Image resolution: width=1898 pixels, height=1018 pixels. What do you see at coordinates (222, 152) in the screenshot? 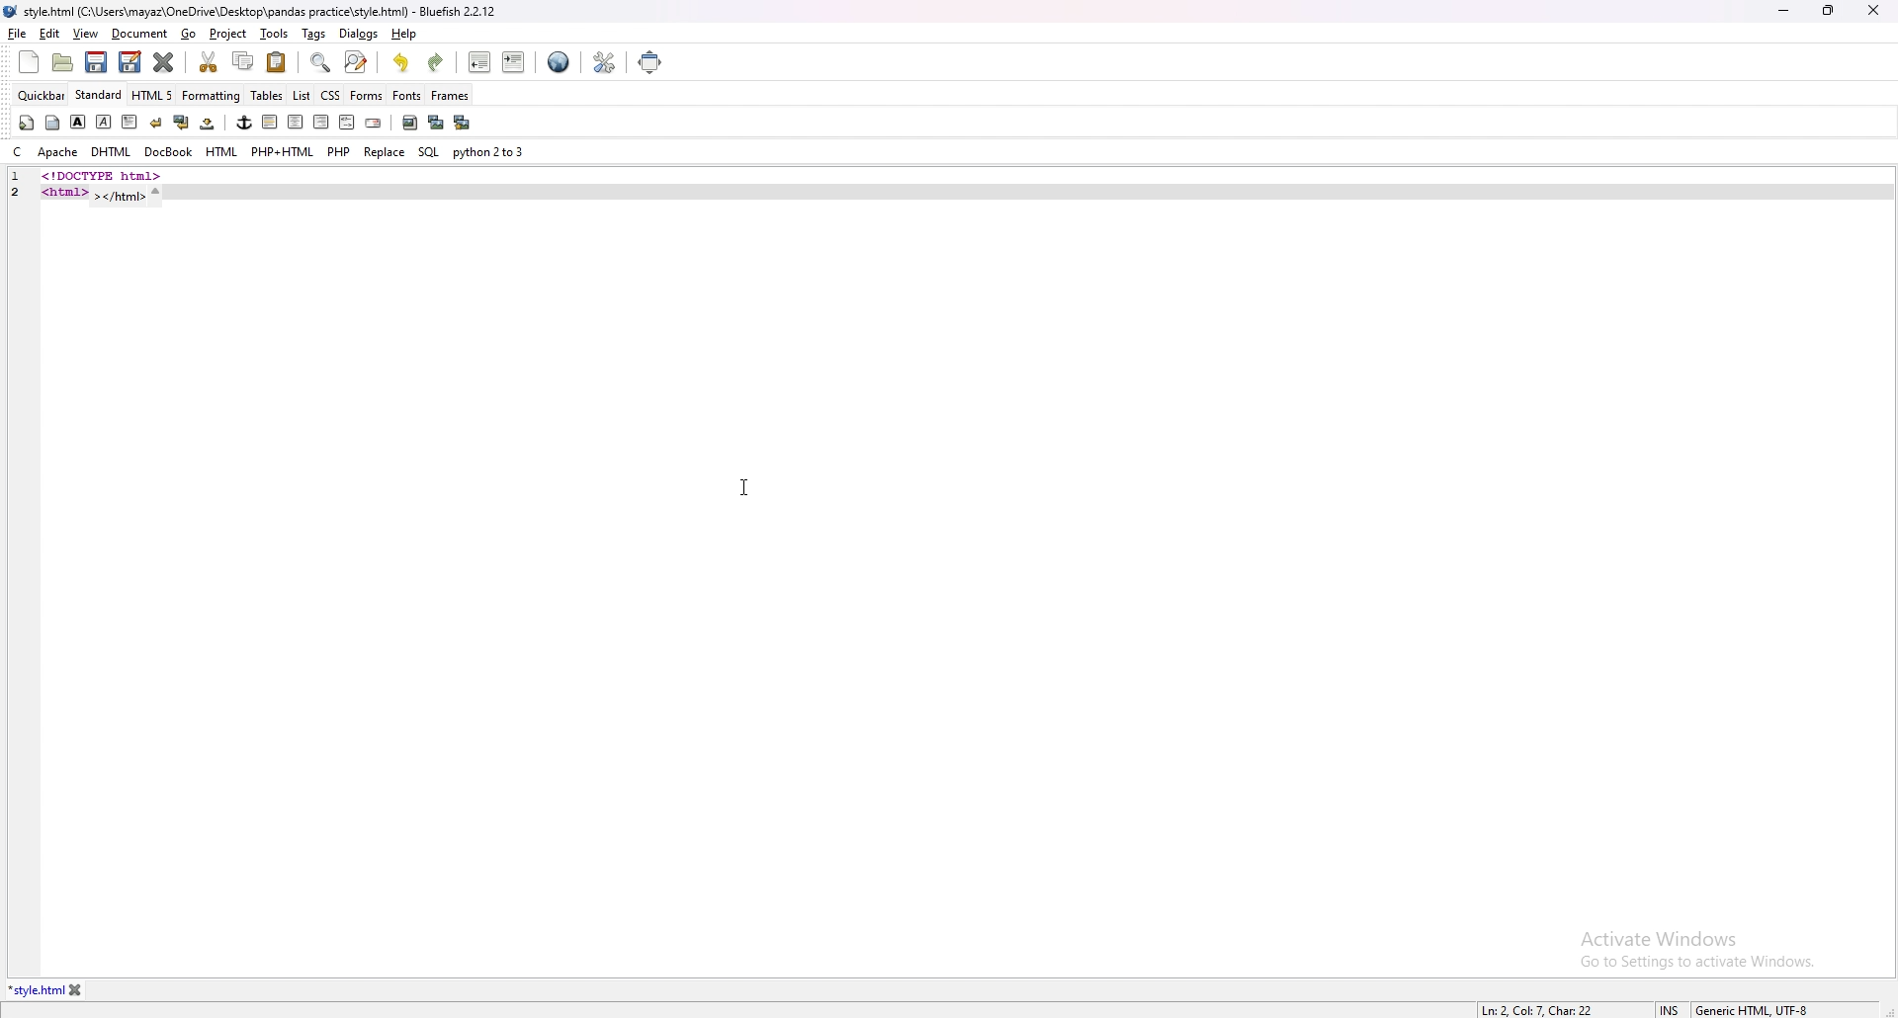
I see `html` at bounding box center [222, 152].